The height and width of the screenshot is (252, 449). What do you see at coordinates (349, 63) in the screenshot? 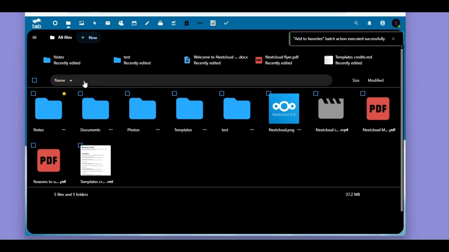
I see `Recently edited` at bounding box center [349, 63].